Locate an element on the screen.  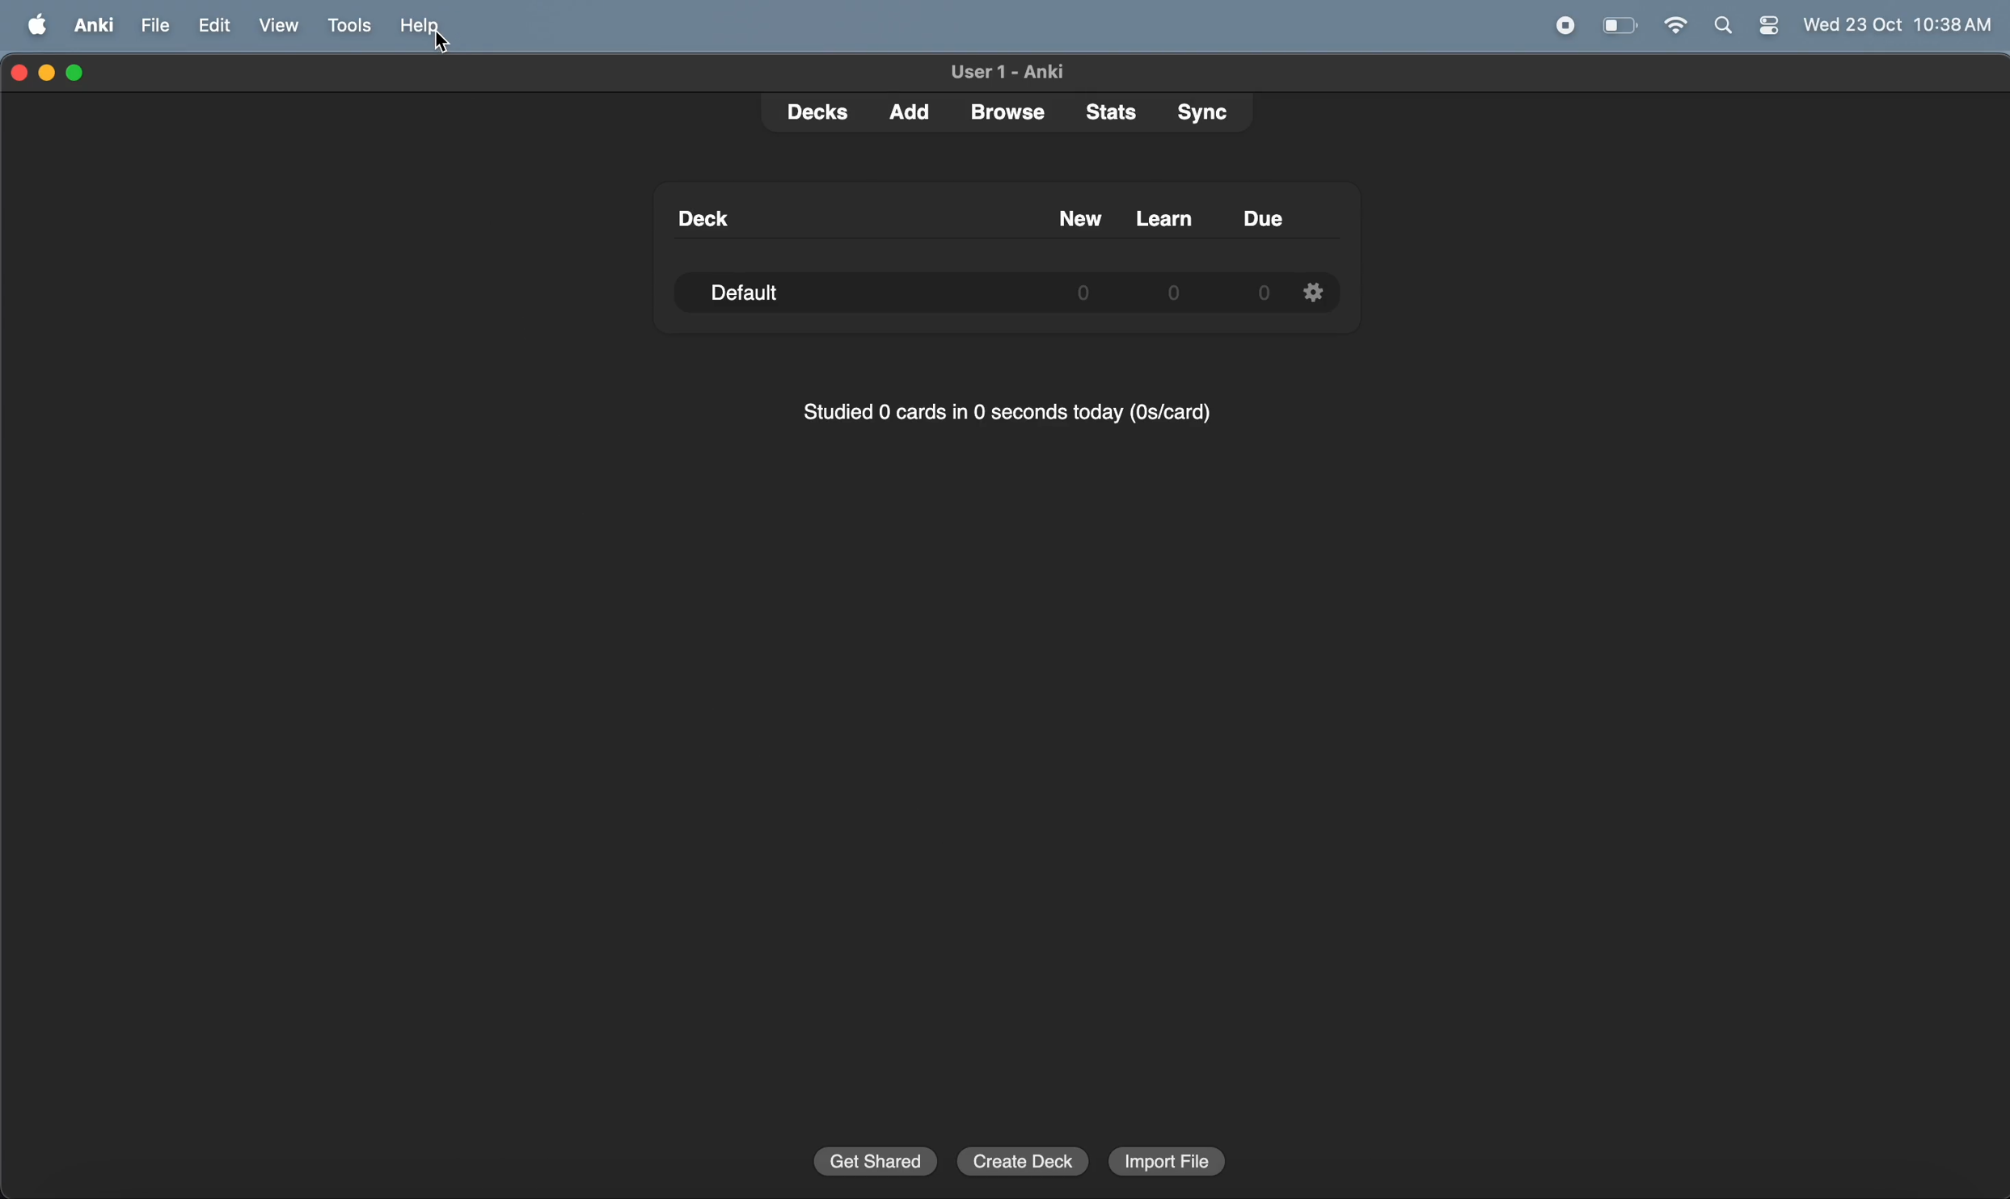
get shared is located at coordinates (873, 1160).